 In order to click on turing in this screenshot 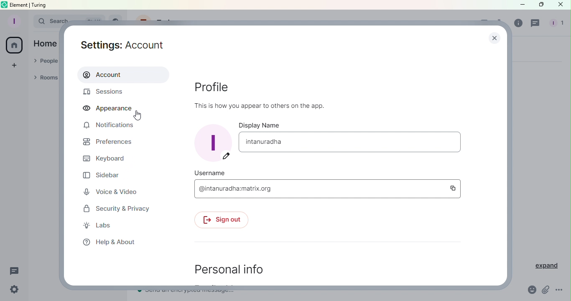, I will do `click(39, 5)`.